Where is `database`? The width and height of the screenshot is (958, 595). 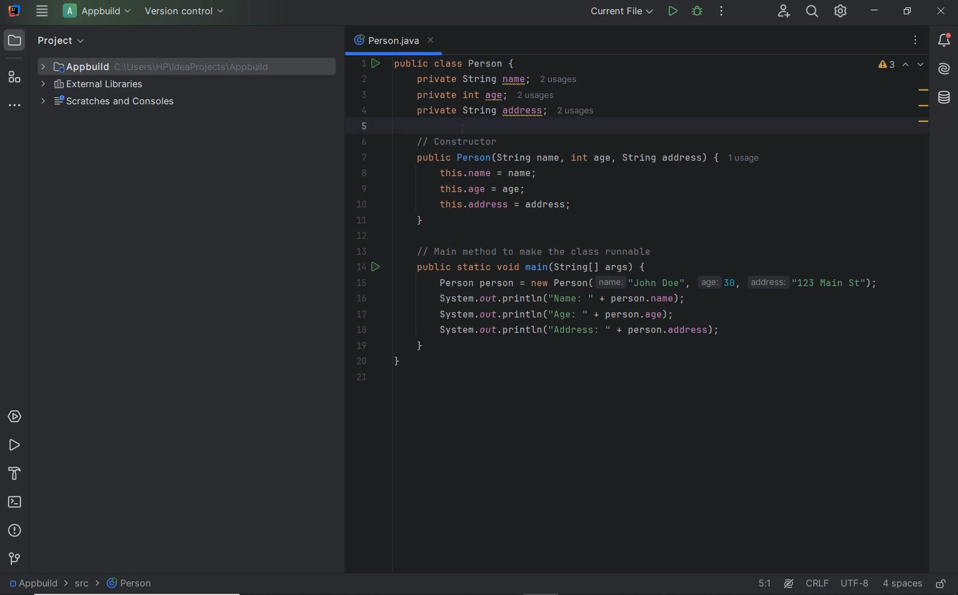
database is located at coordinates (946, 99).